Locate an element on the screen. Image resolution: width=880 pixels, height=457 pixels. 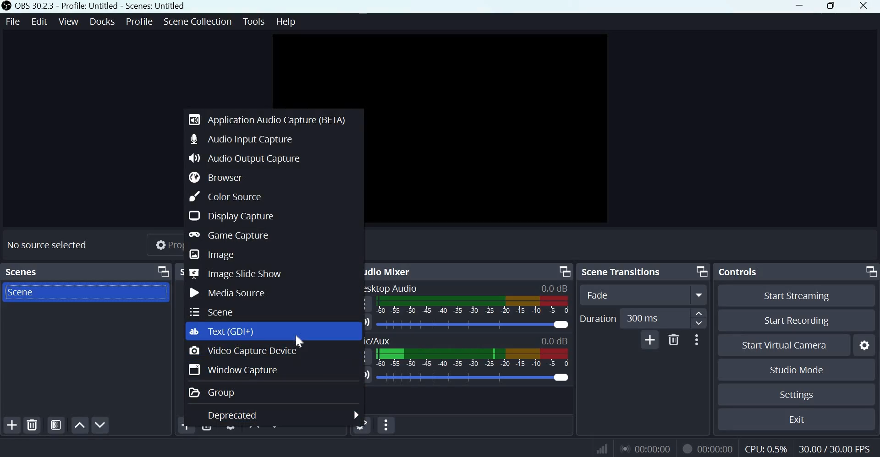
 Dock Options icon is located at coordinates (869, 271).